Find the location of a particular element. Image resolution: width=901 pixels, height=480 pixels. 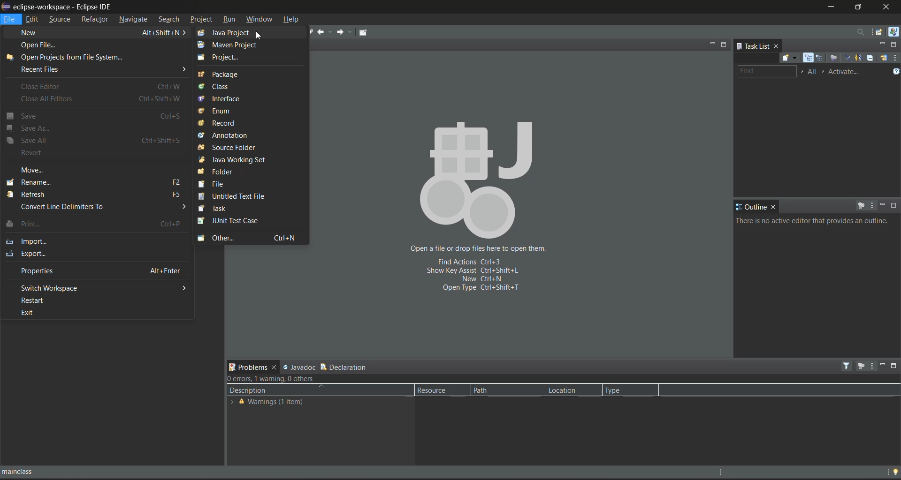

categorized is located at coordinates (809, 58).